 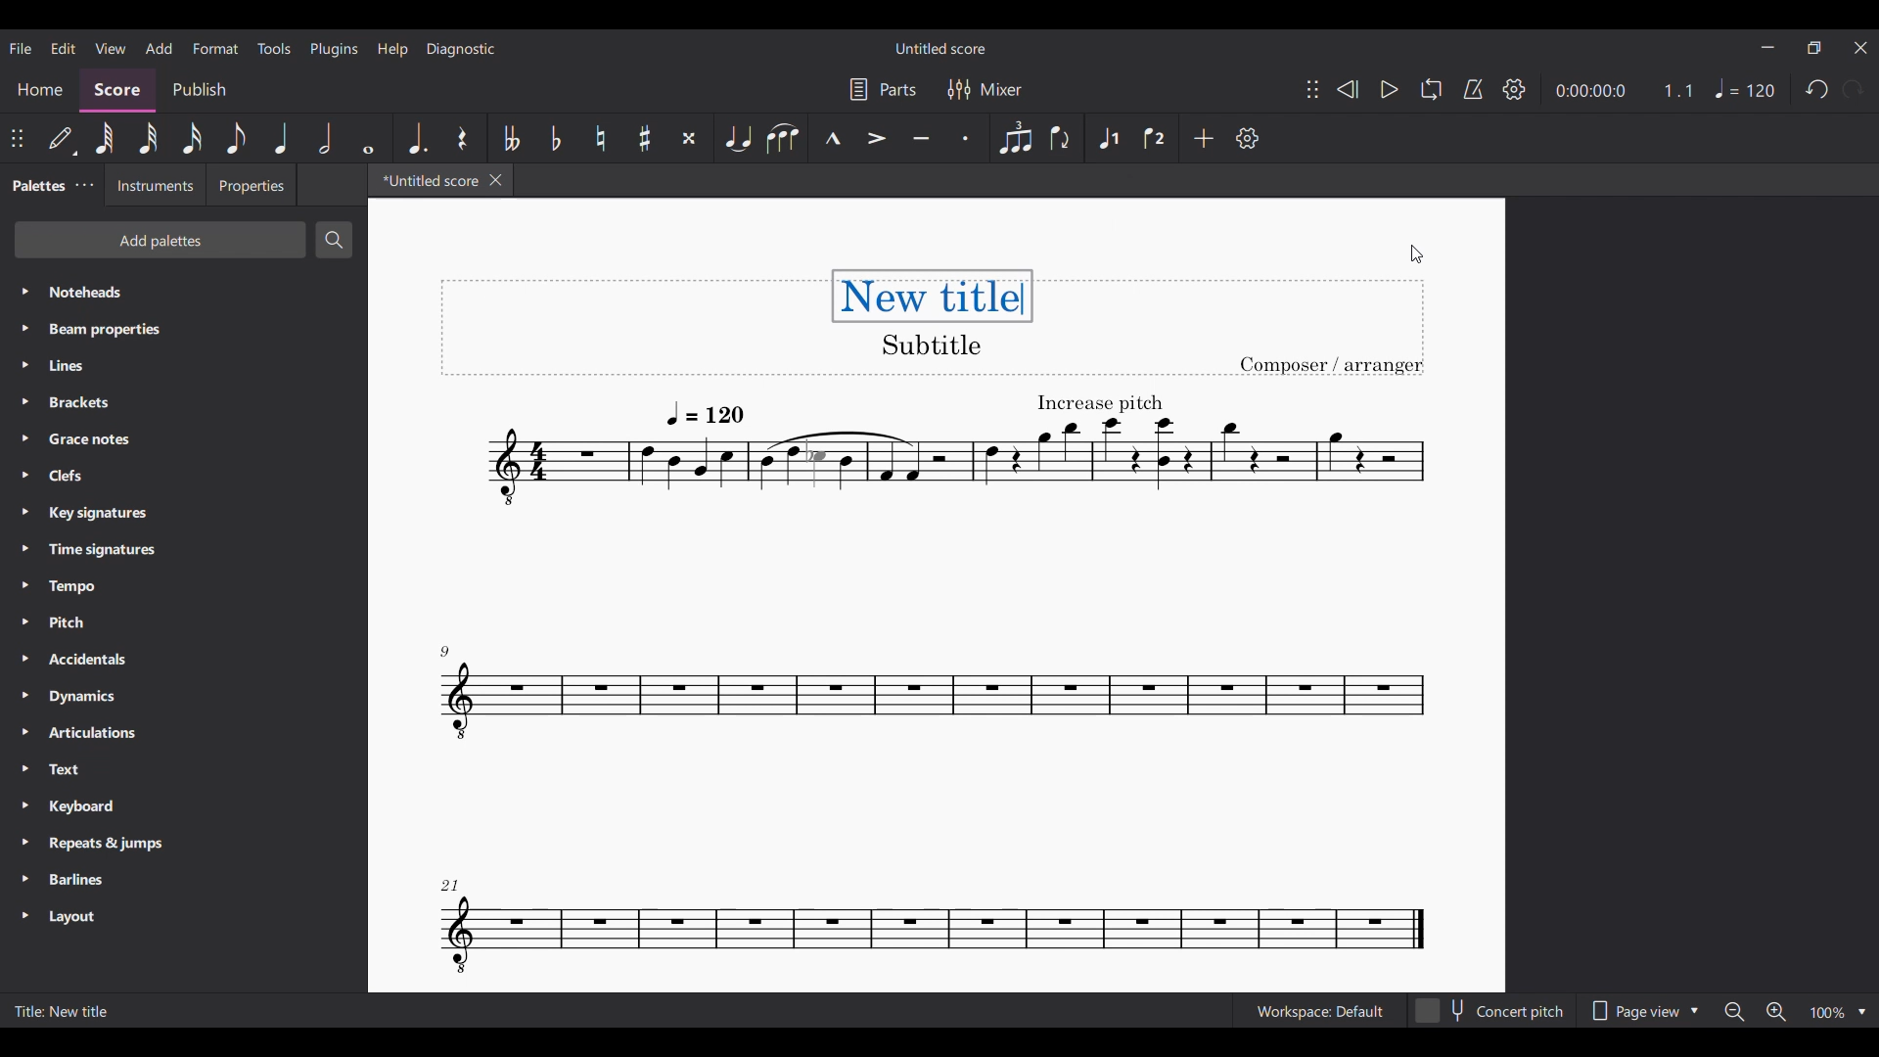 What do you see at coordinates (1473, 89) in the screenshot?
I see `Metronome` at bounding box center [1473, 89].